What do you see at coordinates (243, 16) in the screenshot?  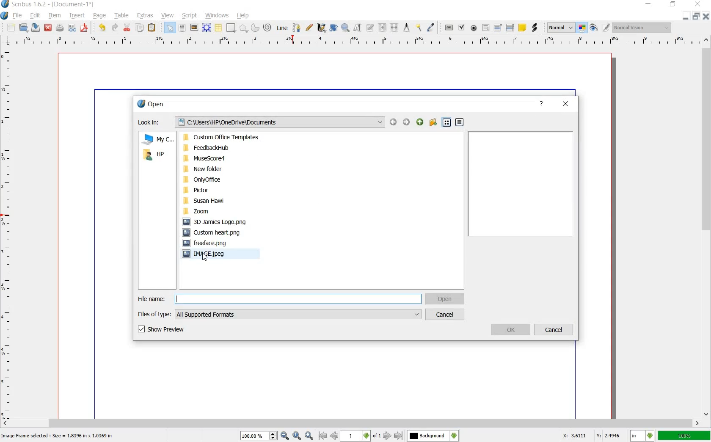 I see `help` at bounding box center [243, 16].